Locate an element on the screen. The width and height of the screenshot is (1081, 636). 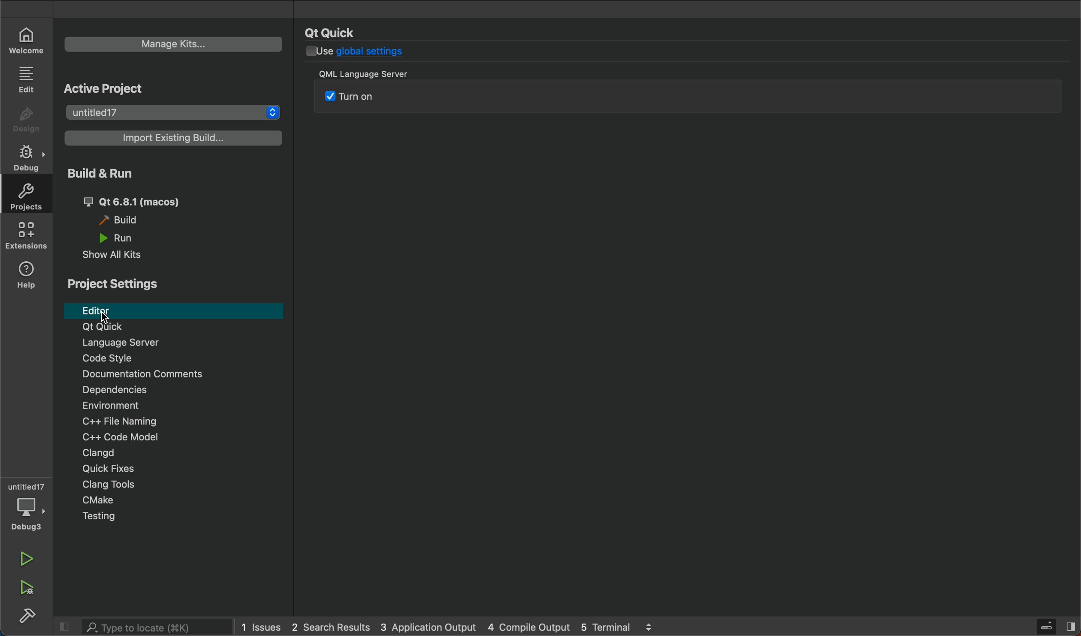
debugger is located at coordinates (27, 507).